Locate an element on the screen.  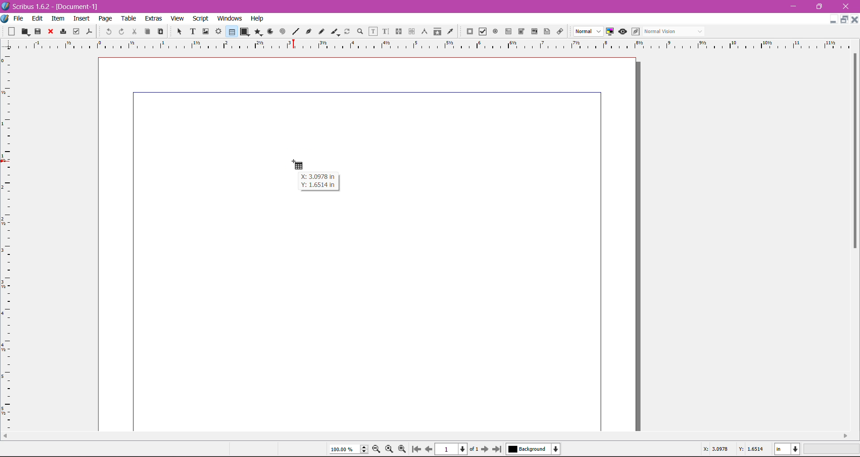
Edit Text in Frames is located at coordinates (373, 31).